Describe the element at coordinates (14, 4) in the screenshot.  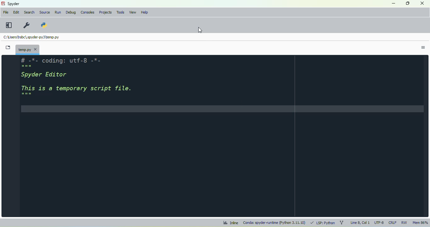
I see `spyder` at that location.